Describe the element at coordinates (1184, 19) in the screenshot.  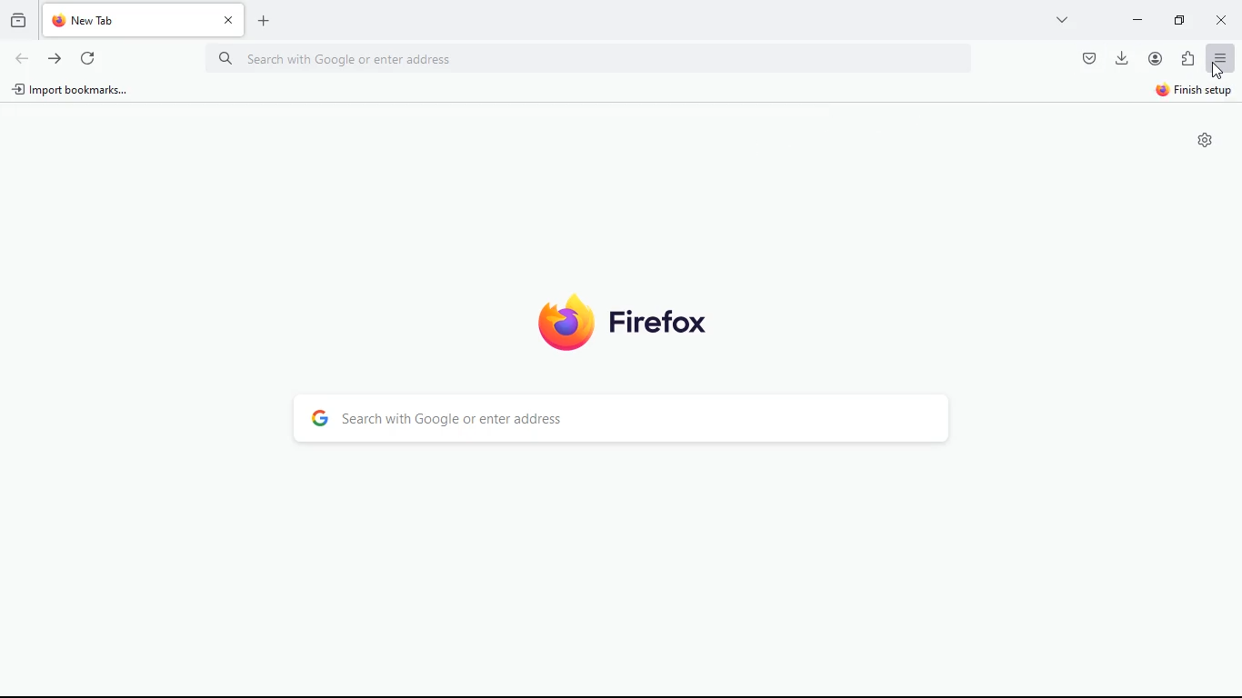
I see `minimize` at that location.